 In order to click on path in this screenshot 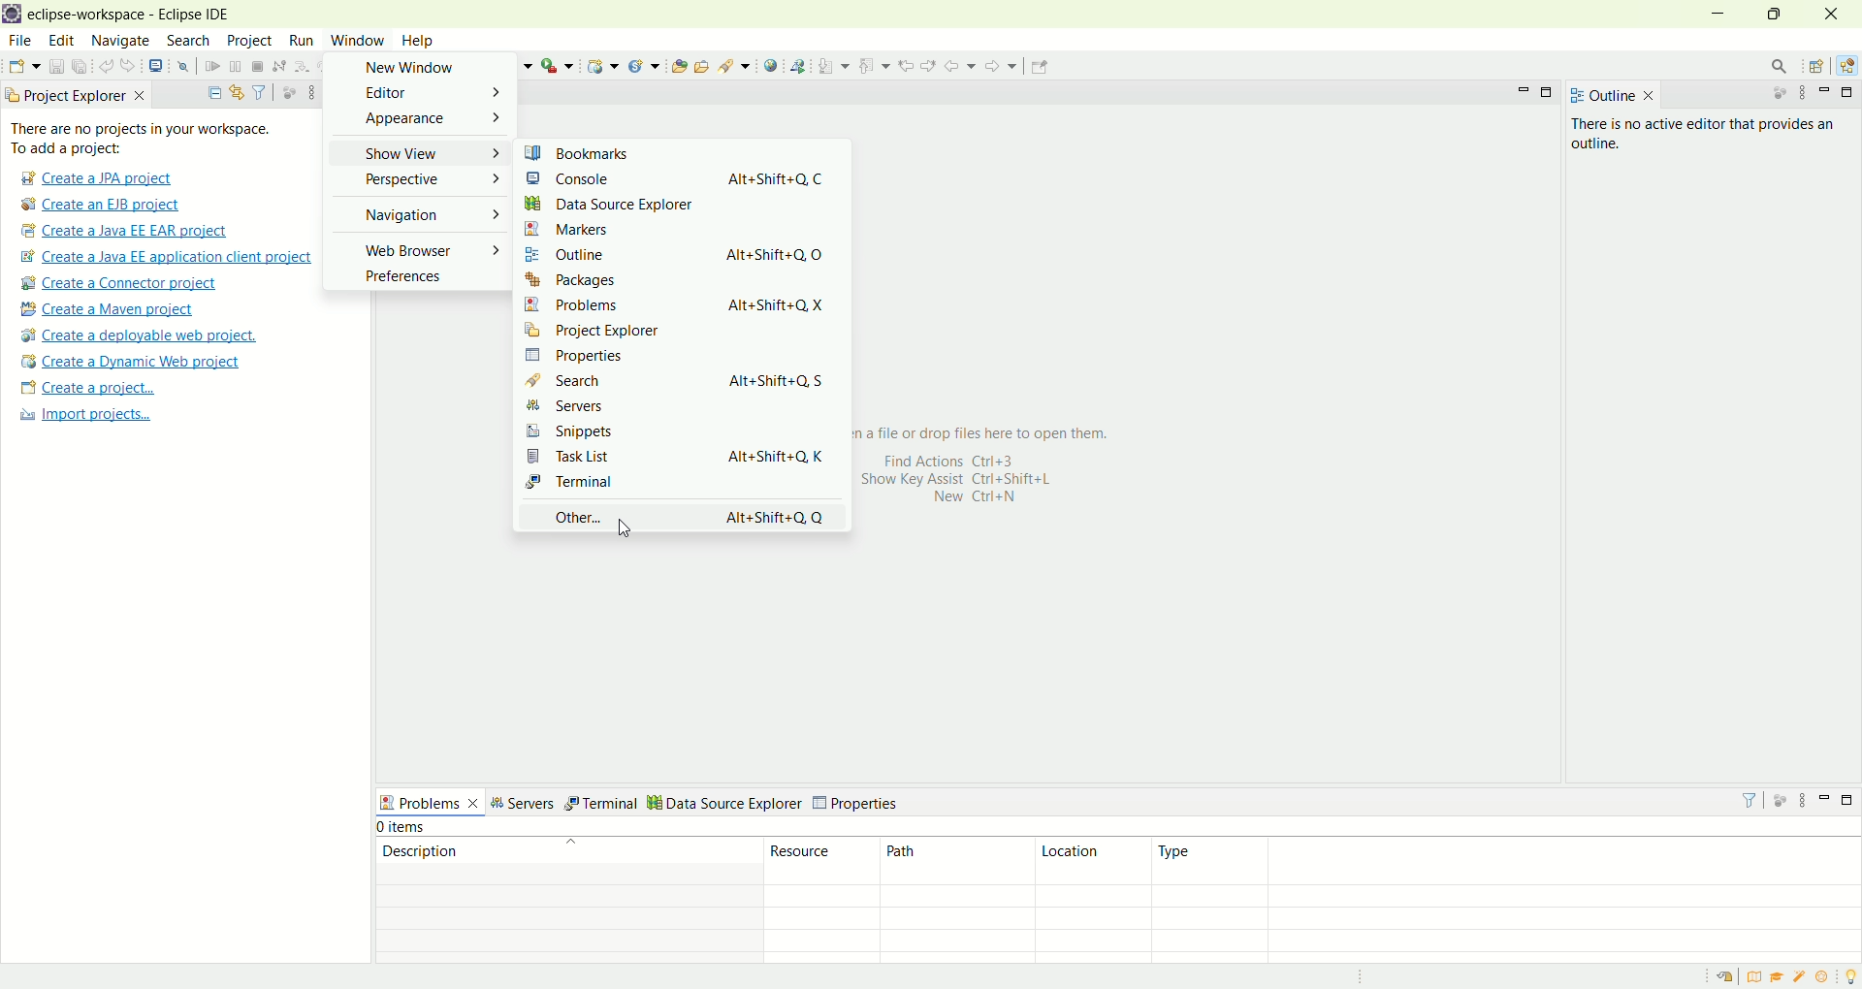, I will do `click(957, 859)`.